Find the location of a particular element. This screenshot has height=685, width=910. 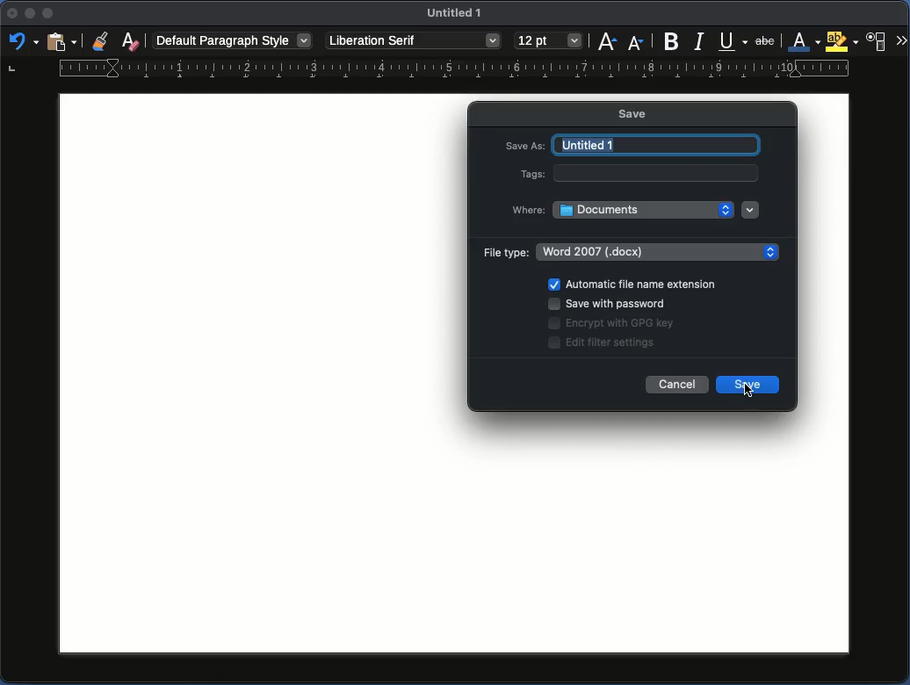

More is located at coordinates (901, 41).